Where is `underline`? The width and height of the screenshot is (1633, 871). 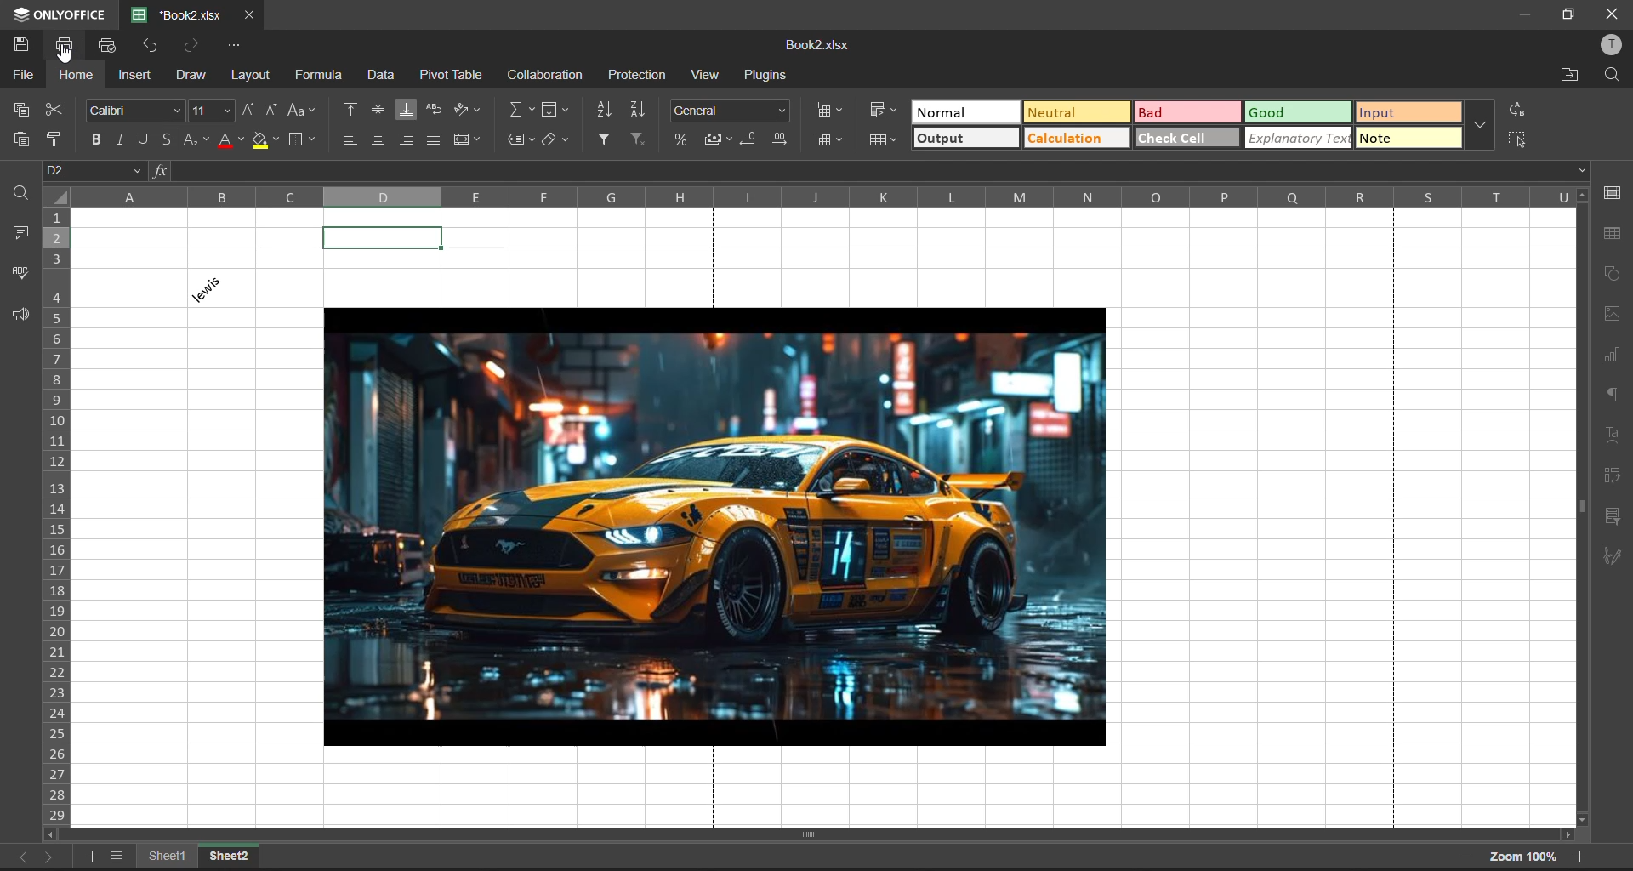 underline is located at coordinates (148, 139).